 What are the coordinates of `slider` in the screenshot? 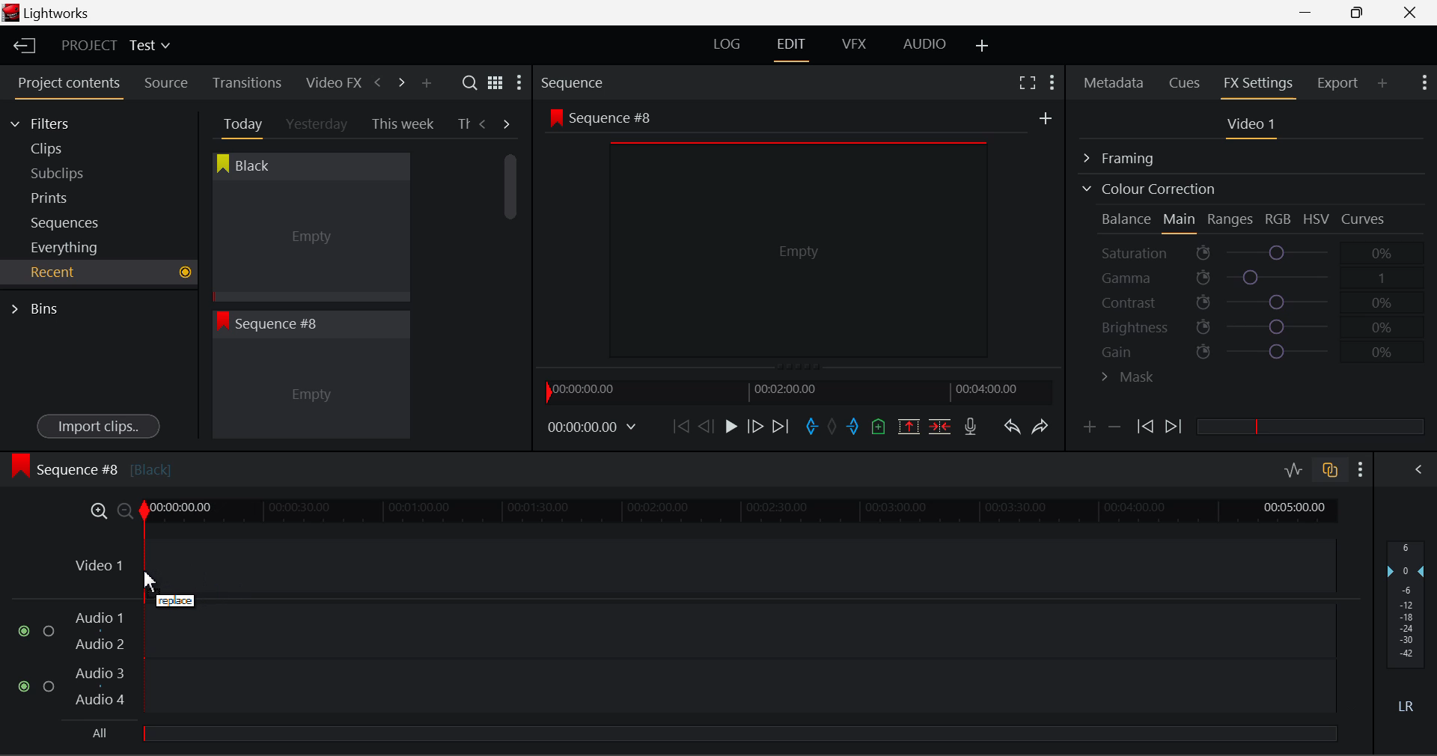 It's located at (1310, 426).